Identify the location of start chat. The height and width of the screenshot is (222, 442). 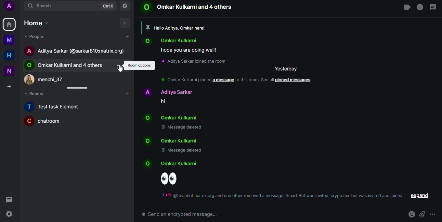
(129, 37).